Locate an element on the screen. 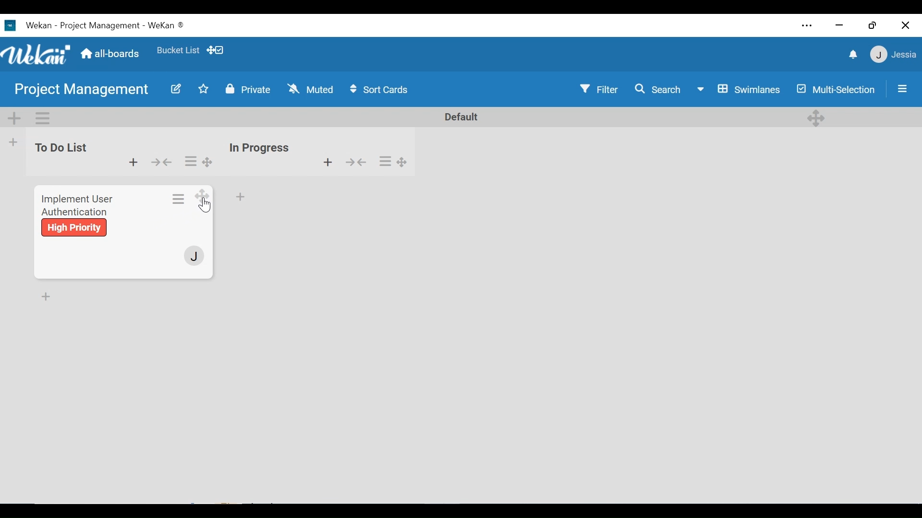 The image size is (922, 518). toggle favorites is located at coordinates (202, 90).